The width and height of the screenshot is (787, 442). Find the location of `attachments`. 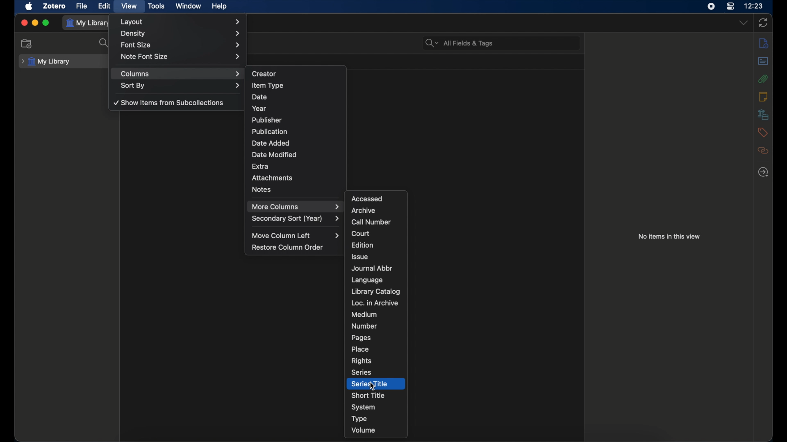

attachments is located at coordinates (763, 79).